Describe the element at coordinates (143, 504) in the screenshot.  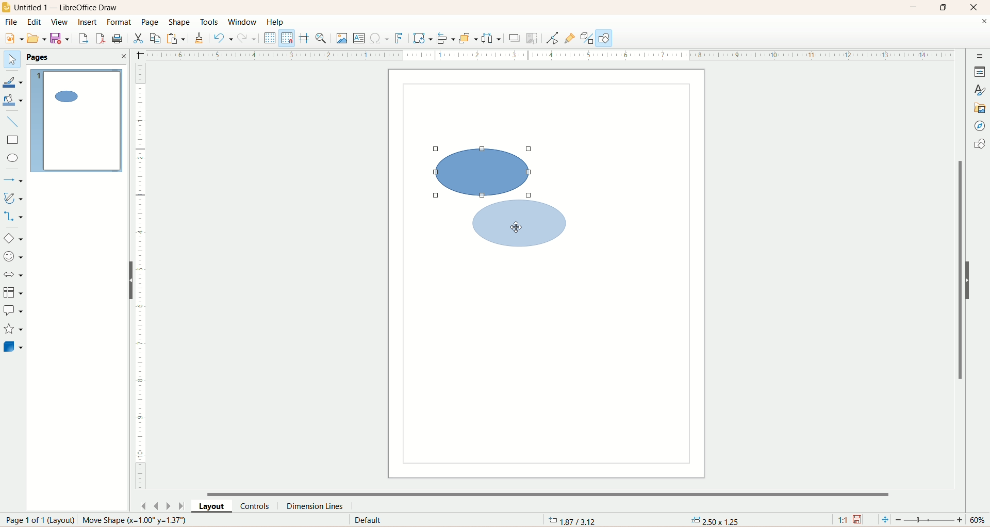
I see `first page` at that location.